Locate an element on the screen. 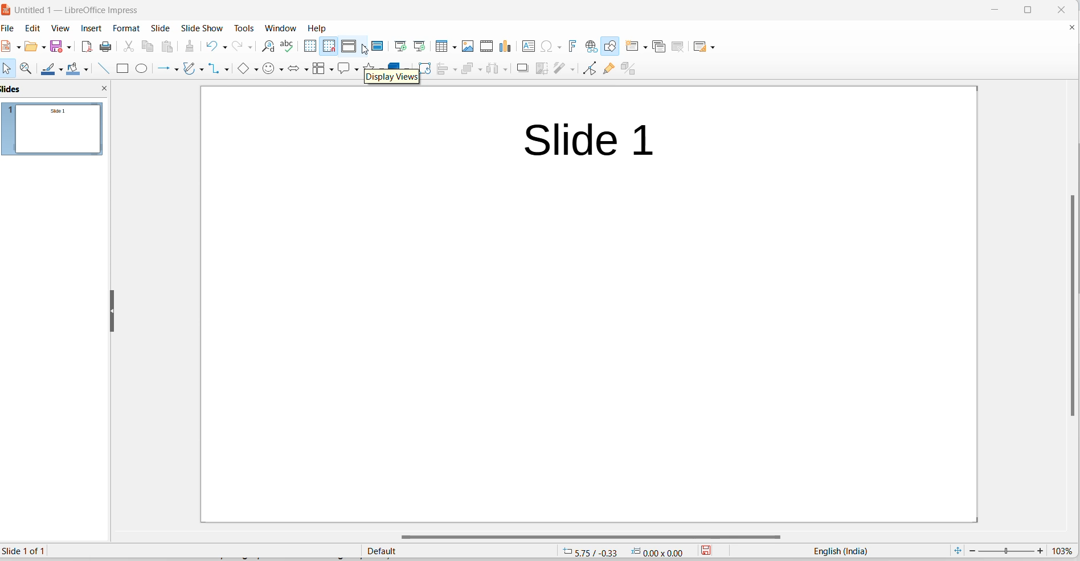 The height and width of the screenshot is (561, 1080). crop an image is located at coordinates (539, 70).